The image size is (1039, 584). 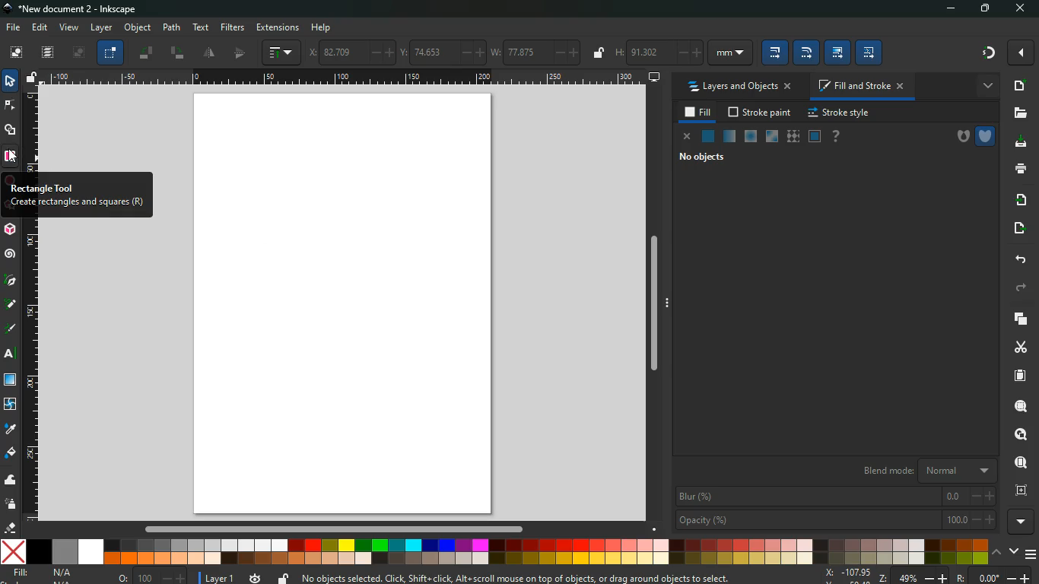 I want to click on maximize, so click(x=985, y=10).